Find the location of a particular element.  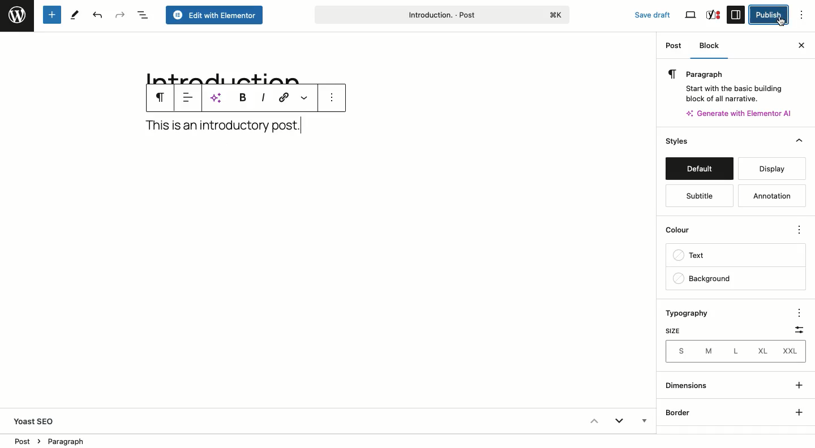

Post is located at coordinates (675, 48).